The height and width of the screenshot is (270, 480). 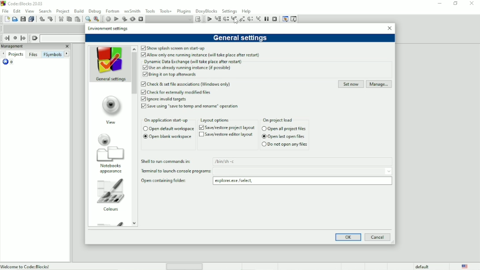 I want to click on Open blank workspace, so click(x=167, y=136).